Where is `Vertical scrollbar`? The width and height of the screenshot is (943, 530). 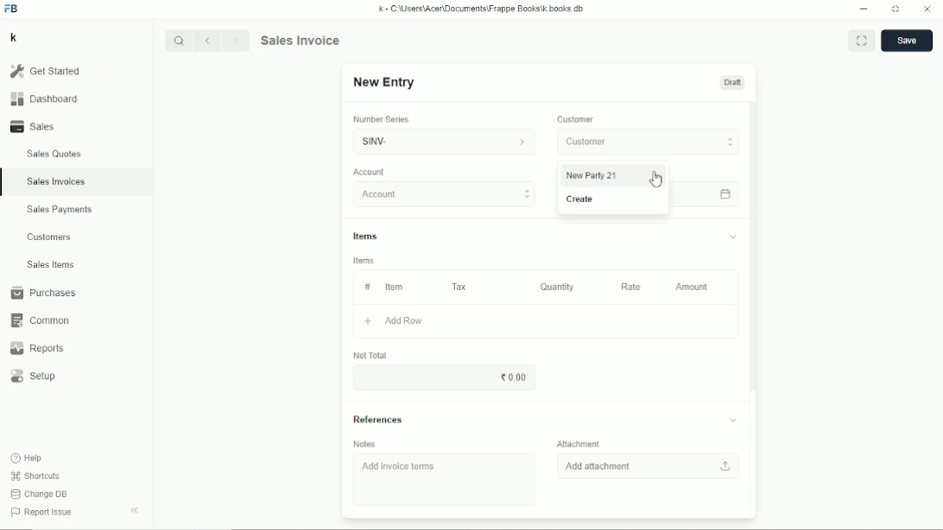
Vertical scrollbar is located at coordinates (755, 244).